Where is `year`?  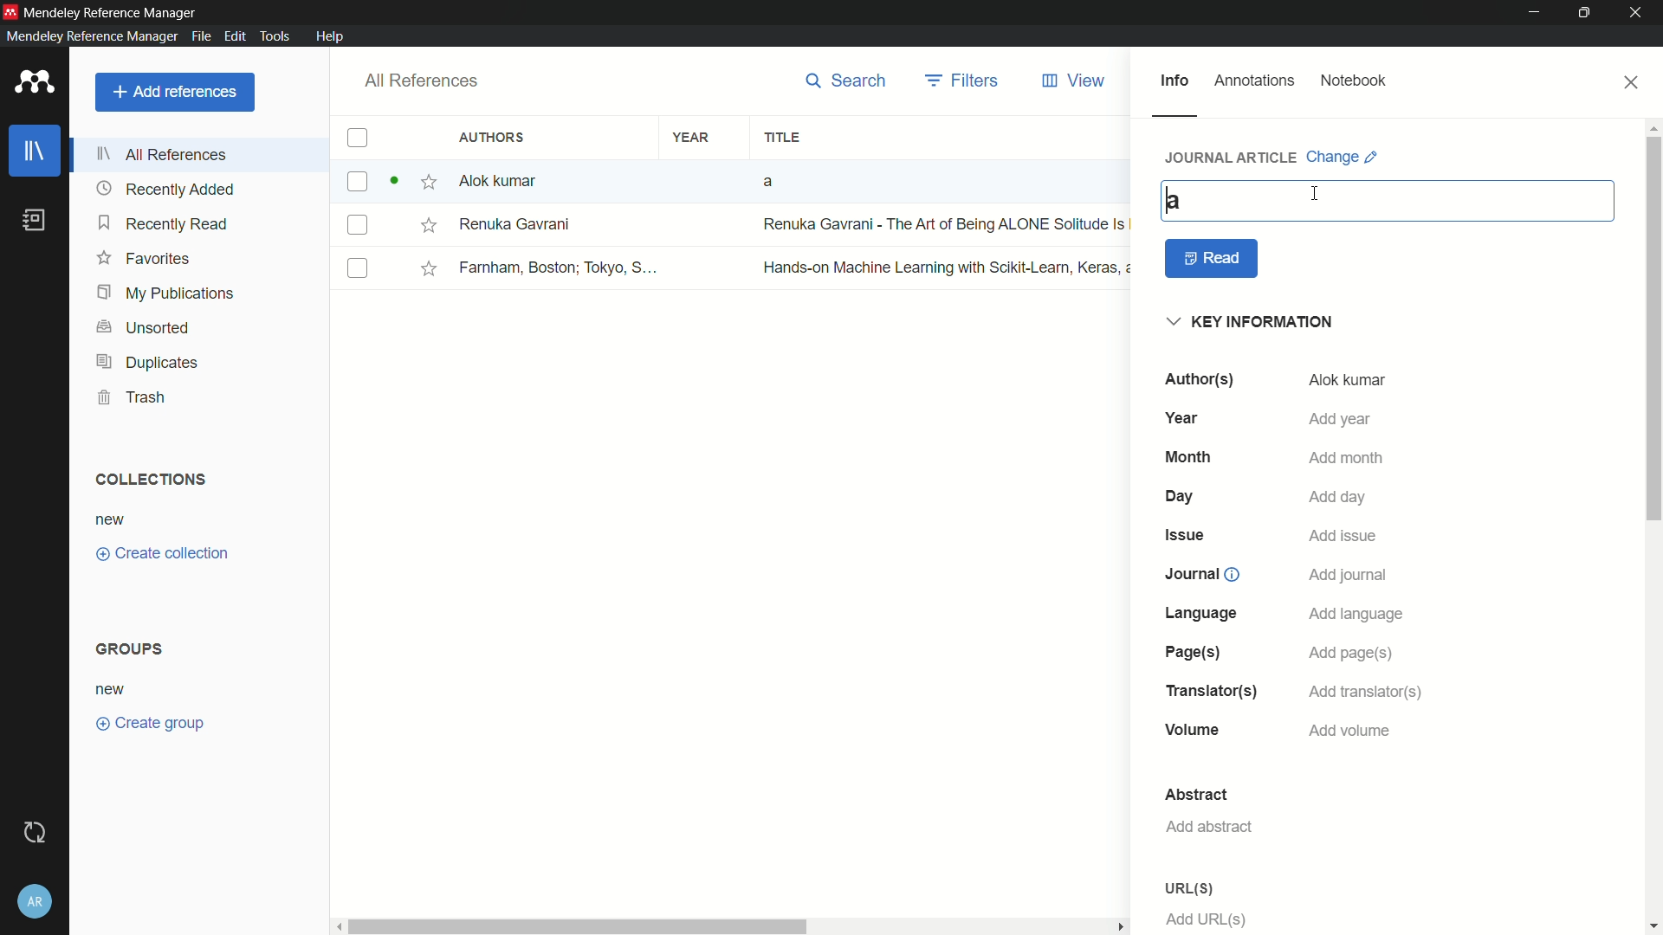
year is located at coordinates (1186, 417).